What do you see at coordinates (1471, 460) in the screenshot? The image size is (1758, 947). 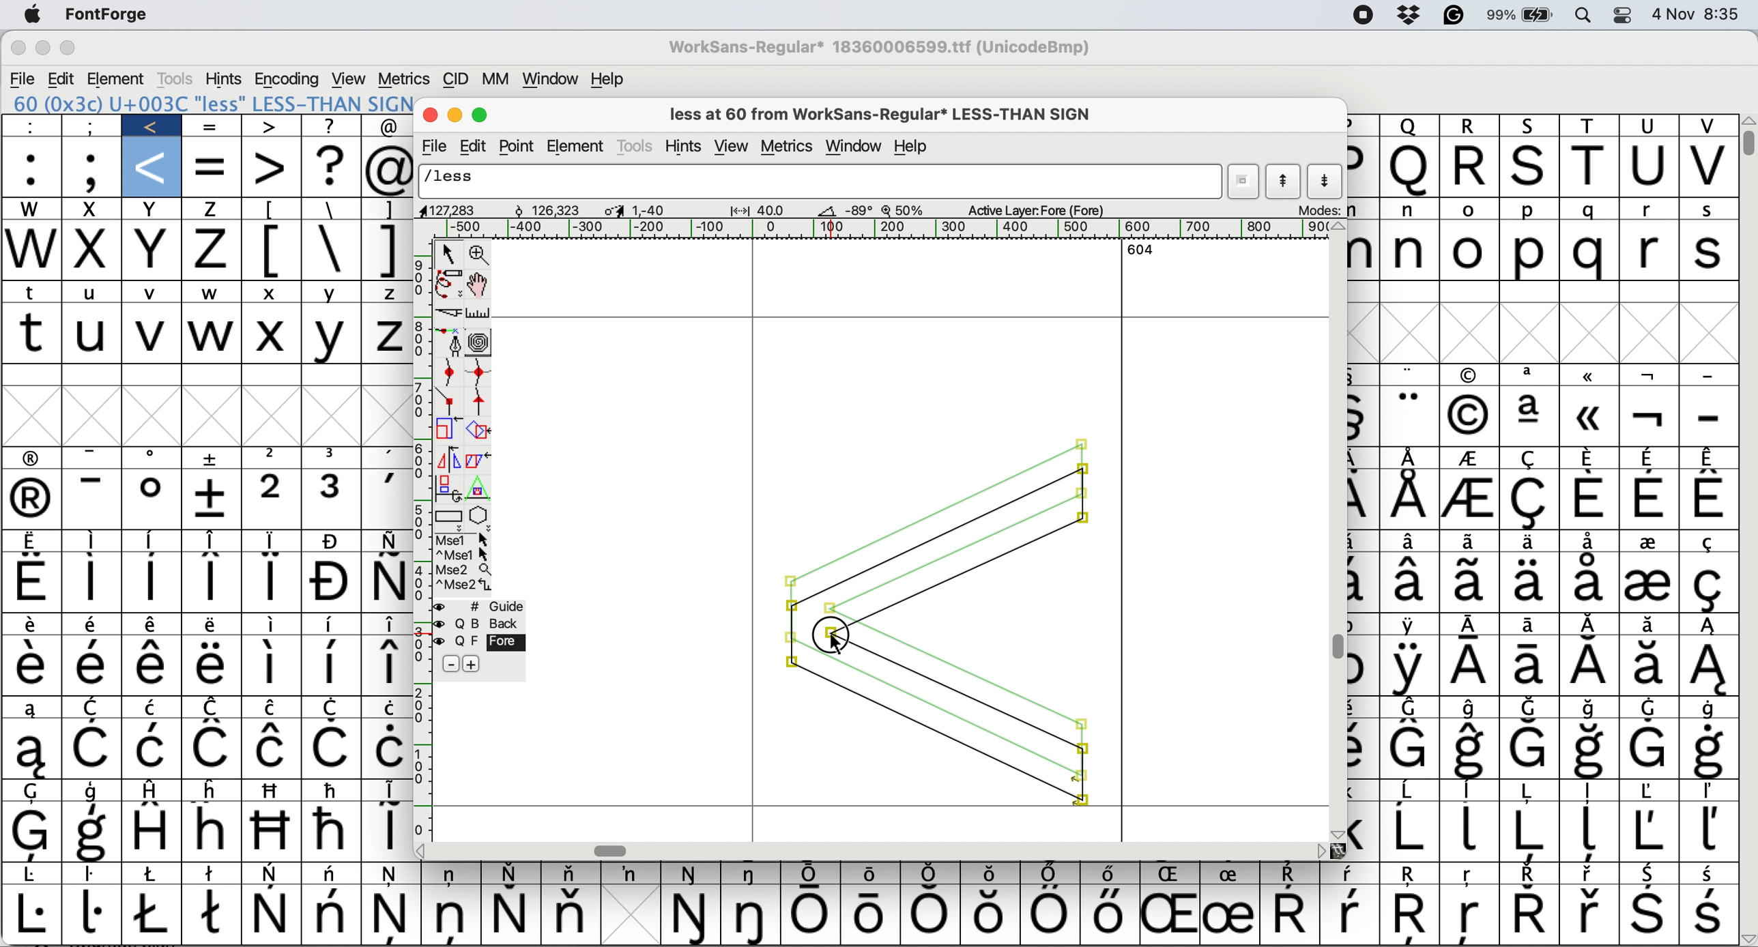 I see `Symbol` at bounding box center [1471, 460].